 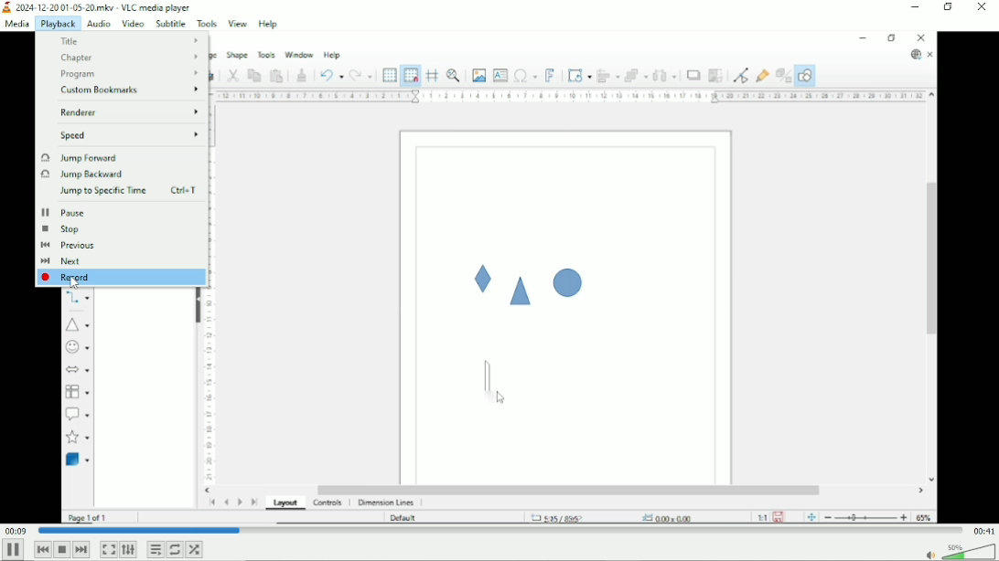 What do you see at coordinates (984, 530) in the screenshot?
I see `Total duration` at bounding box center [984, 530].